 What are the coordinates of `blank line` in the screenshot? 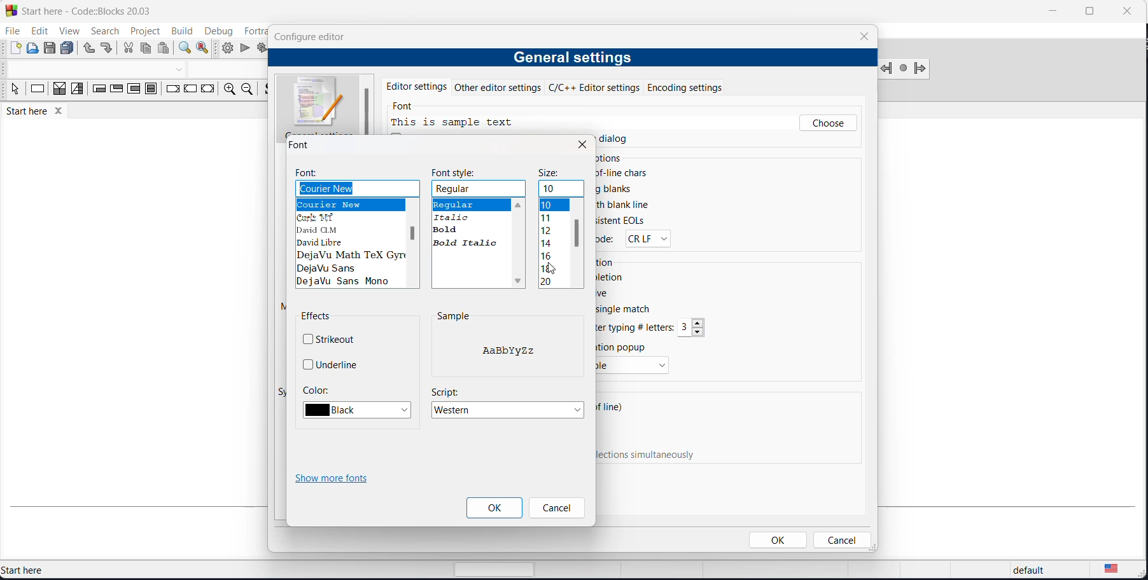 It's located at (627, 206).